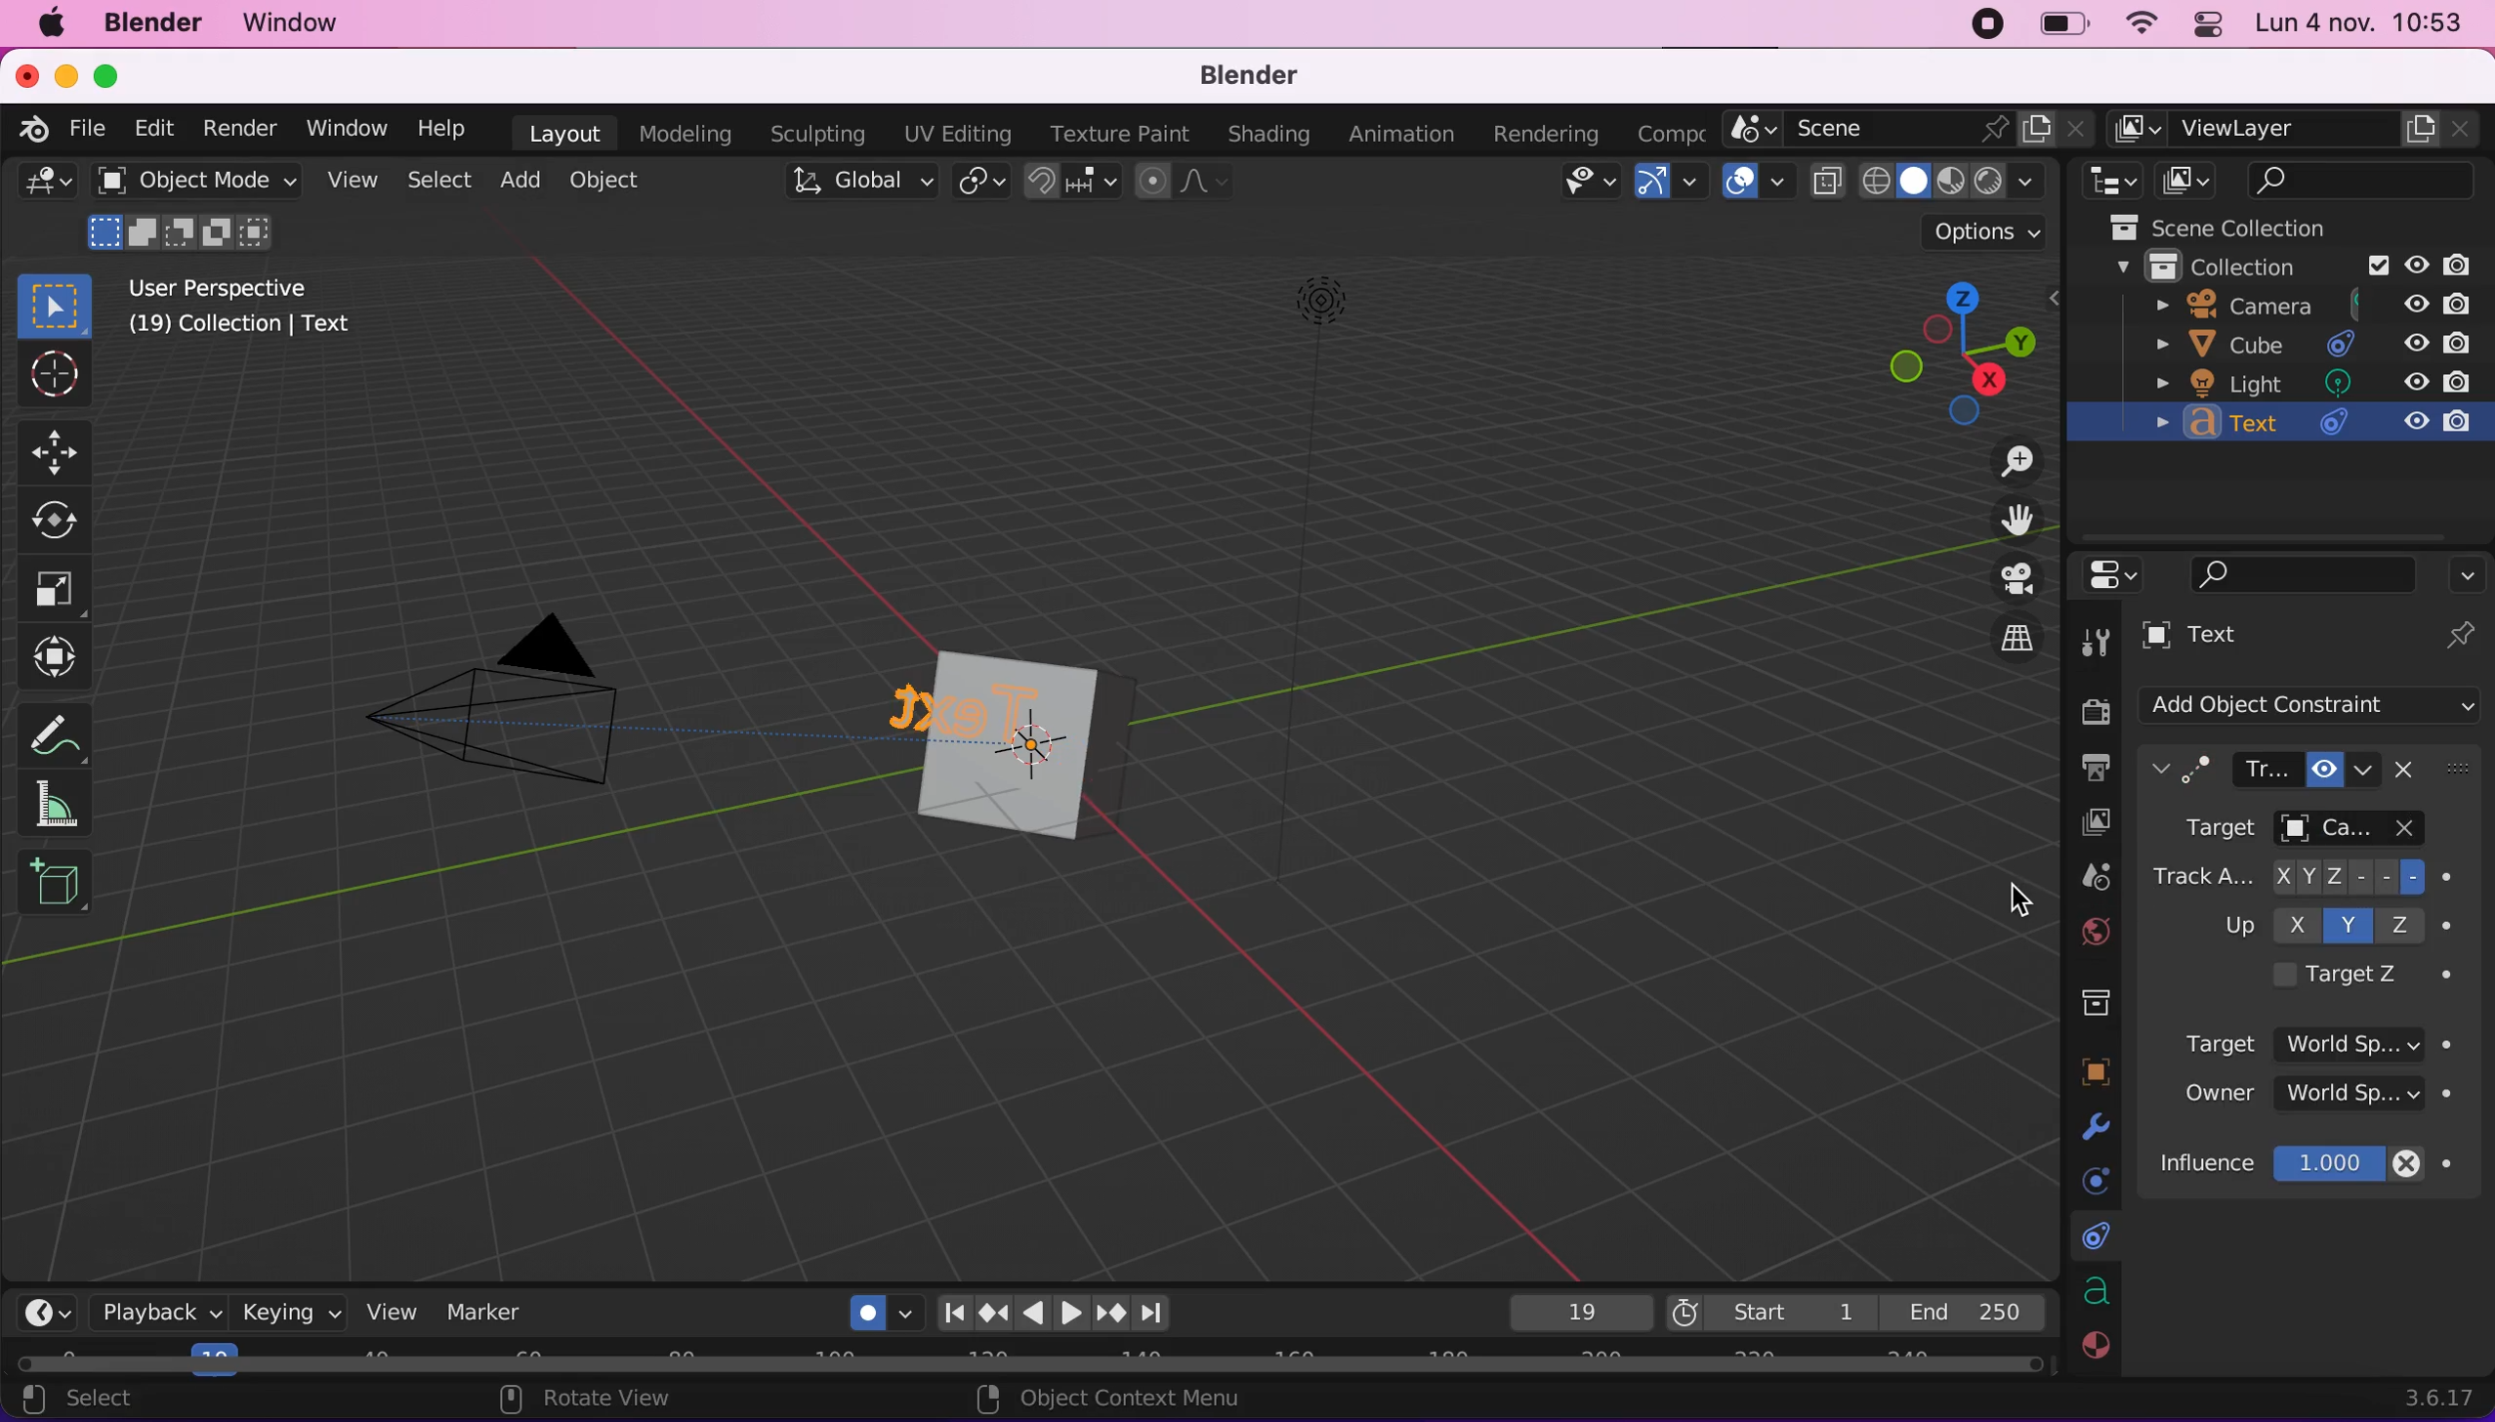 This screenshot has height=1422, width=2495. Describe the element at coordinates (2461, 634) in the screenshot. I see `pin` at that location.